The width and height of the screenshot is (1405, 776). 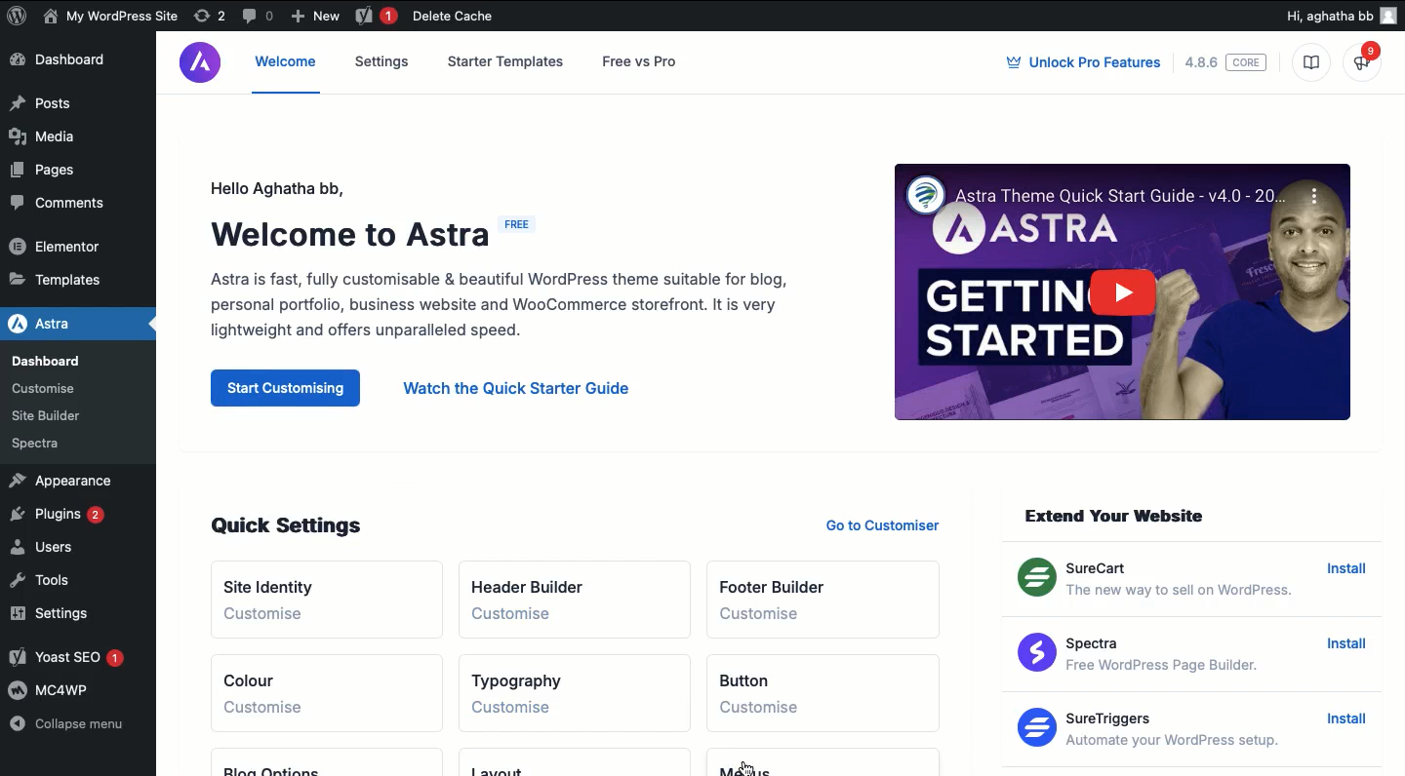 What do you see at coordinates (53, 412) in the screenshot?
I see `Site Builder` at bounding box center [53, 412].